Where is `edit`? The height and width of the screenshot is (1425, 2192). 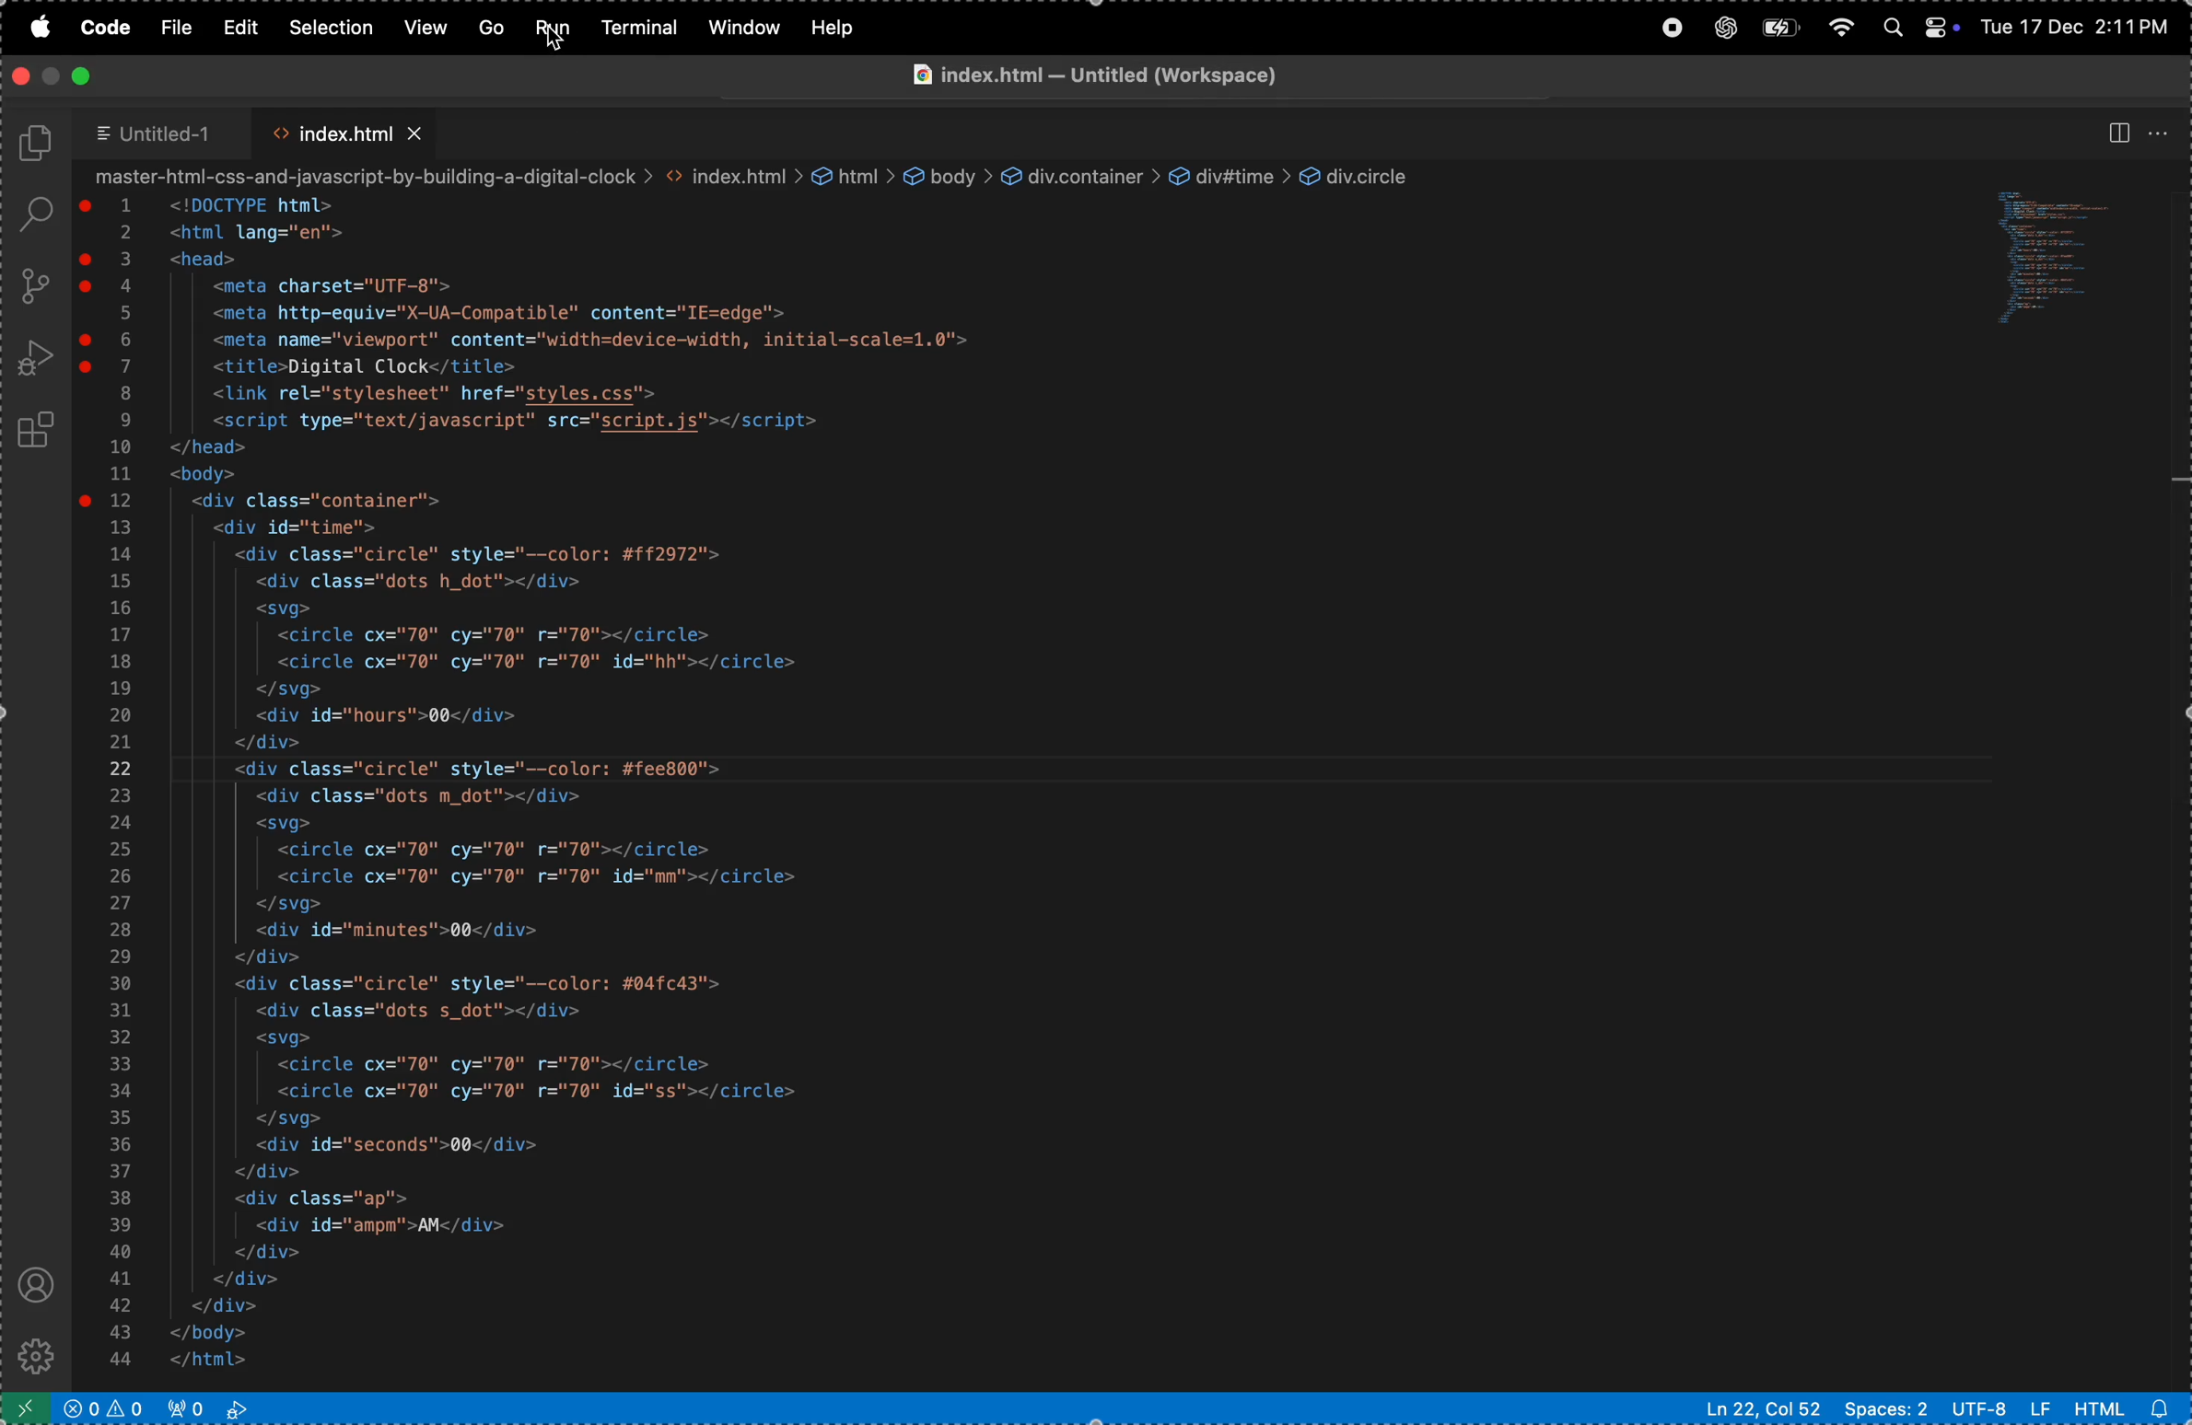 edit is located at coordinates (241, 28).